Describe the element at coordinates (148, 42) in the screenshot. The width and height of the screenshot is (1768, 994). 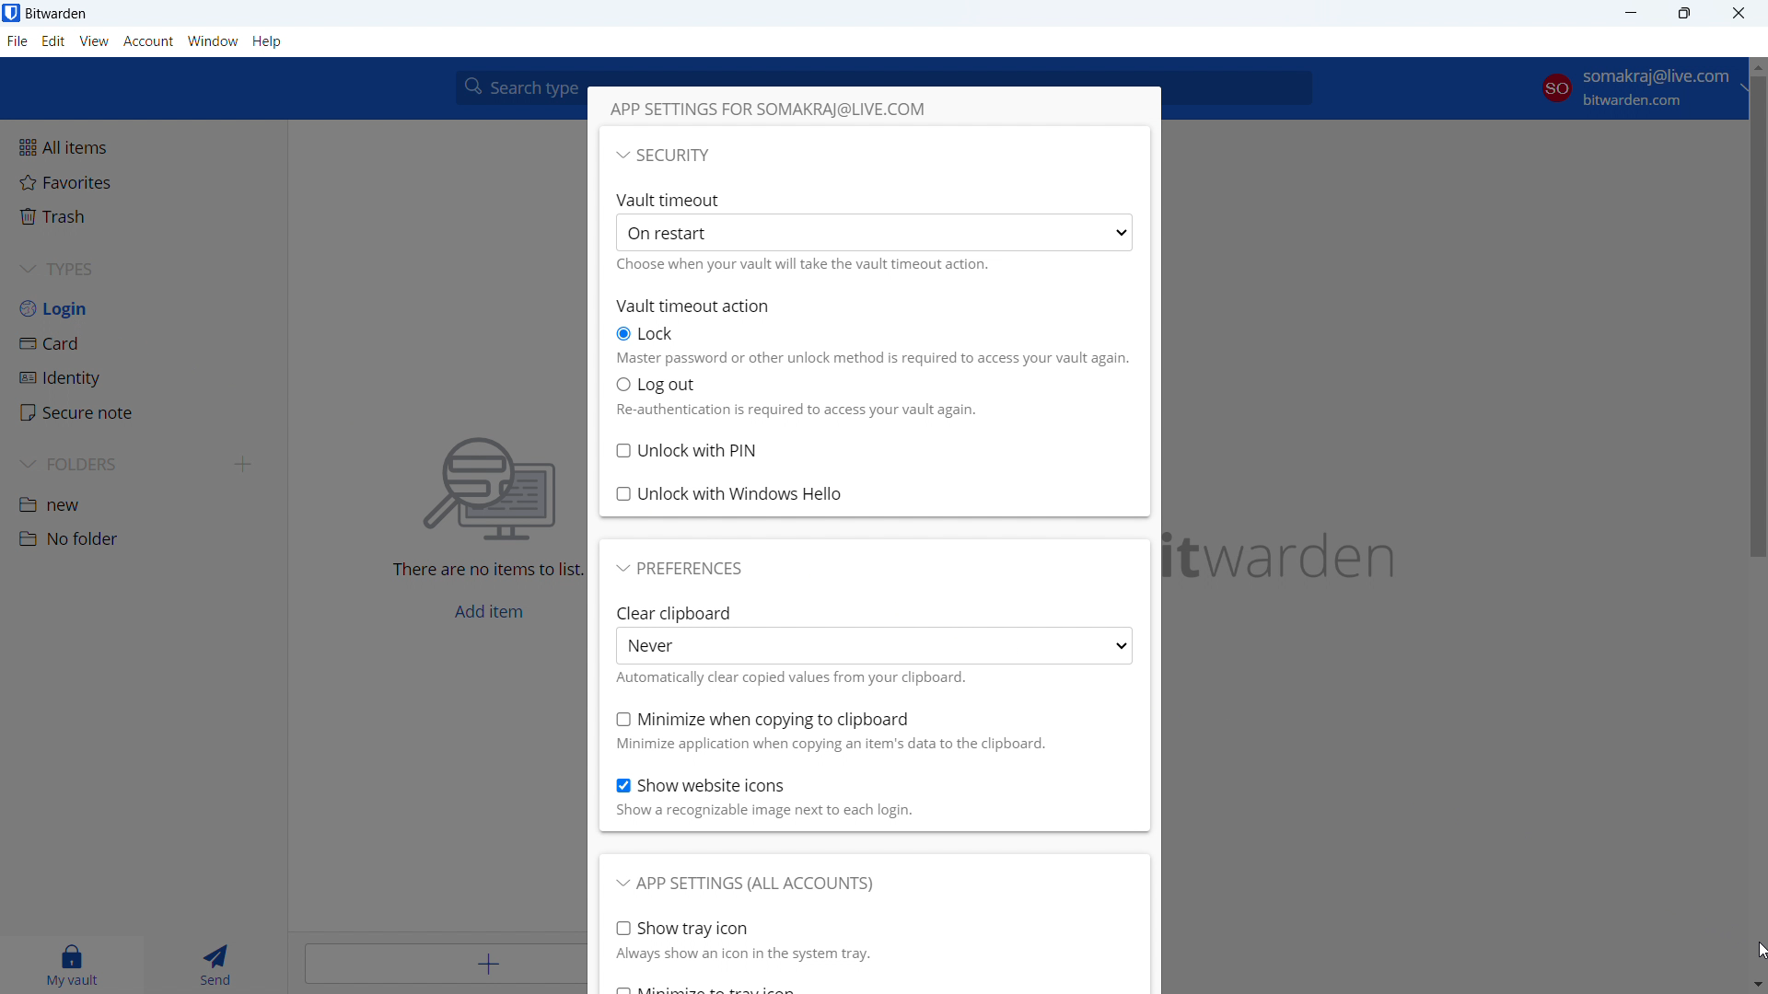
I see `account` at that location.